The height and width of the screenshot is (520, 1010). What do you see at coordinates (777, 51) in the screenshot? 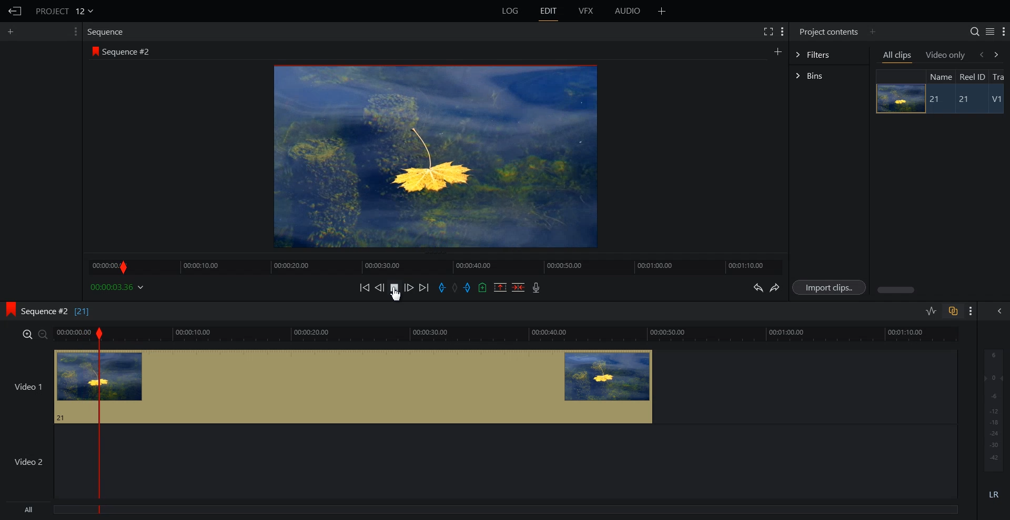
I see `Add panel` at bounding box center [777, 51].